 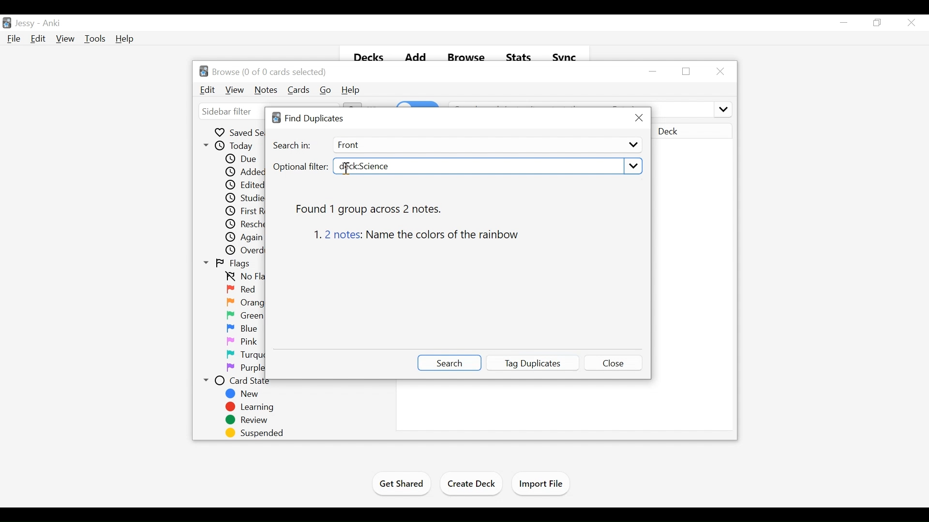 What do you see at coordinates (208, 90) in the screenshot?
I see `Edit` at bounding box center [208, 90].